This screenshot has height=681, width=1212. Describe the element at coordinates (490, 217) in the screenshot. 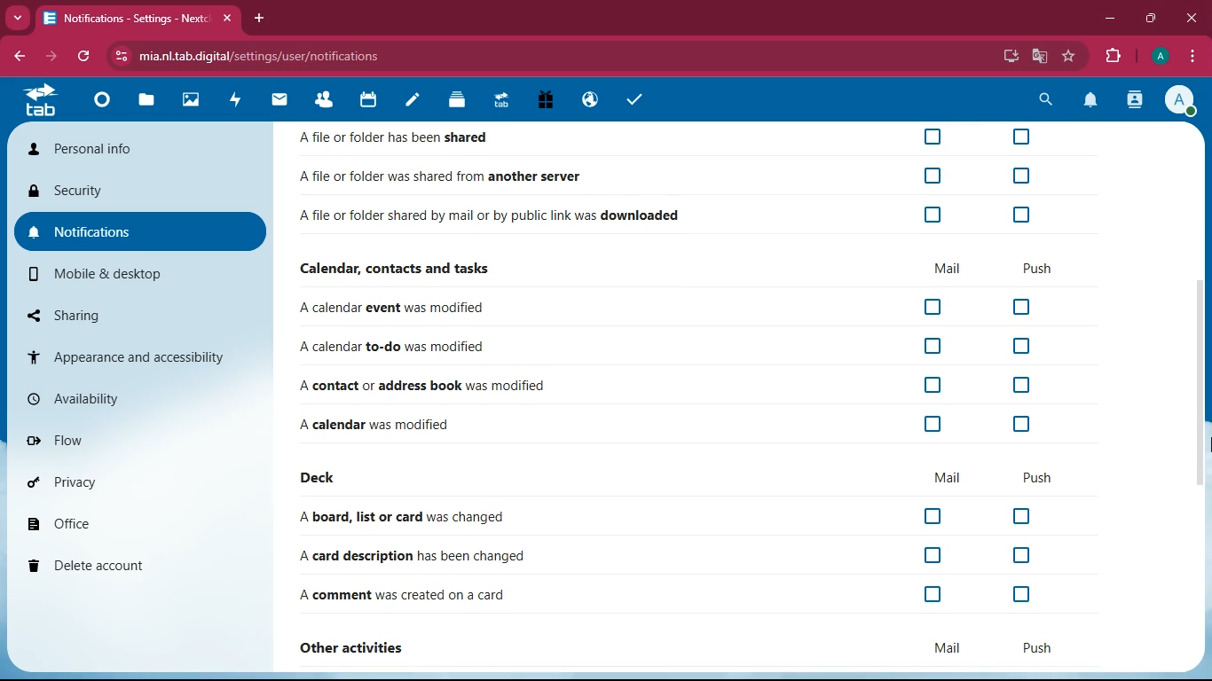

I see `Afile or folder shared by mail or by public link was downloaded` at that location.